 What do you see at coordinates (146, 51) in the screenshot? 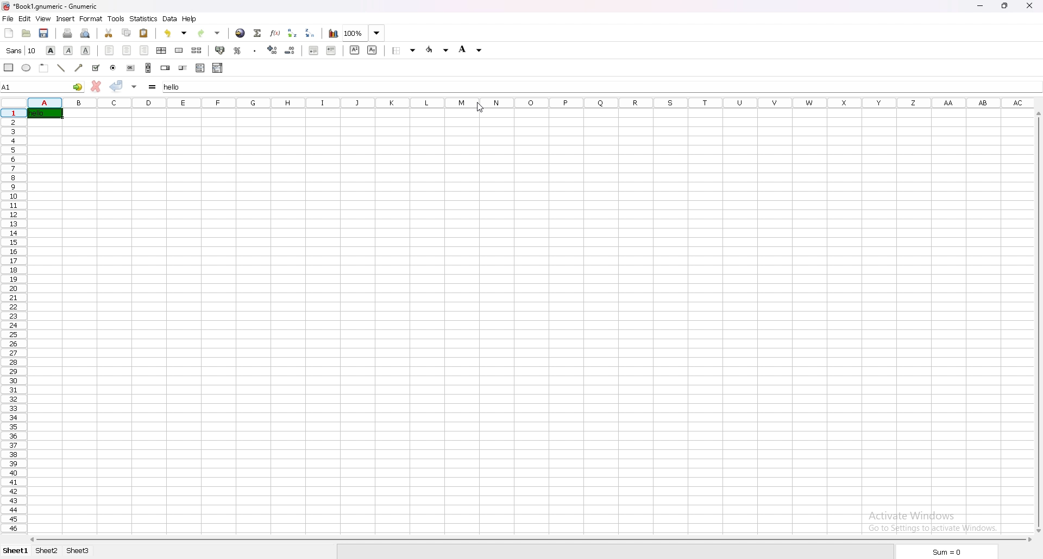
I see `right align` at bounding box center [146, 51].